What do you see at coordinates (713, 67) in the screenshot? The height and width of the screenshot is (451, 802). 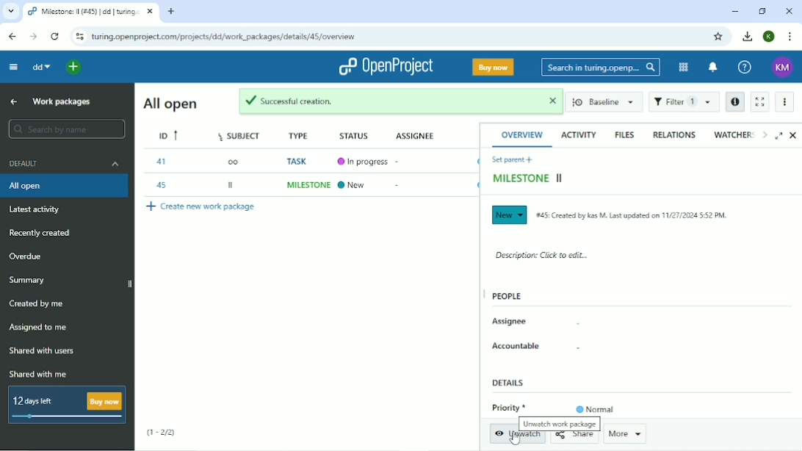 I see `To notification center` at bounding box center [713, 67].